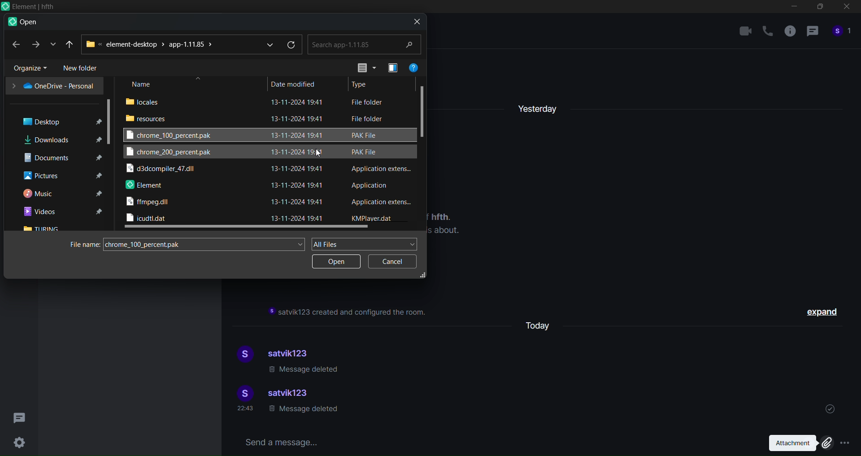 Image resolution: width=861 pixels, height=456 pixels. Describe the element at coordinates (51, 44) in the screenshot. I see `recent location` at that location.